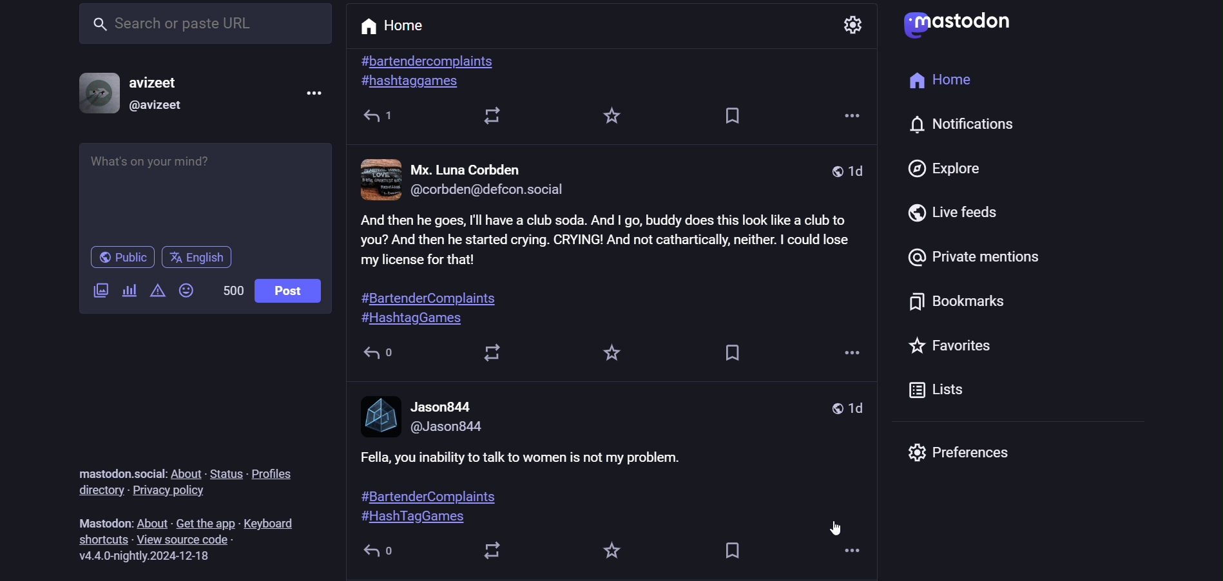 This screenshot has width=1223, height=581. I want to click on get the app, so click(207, 520).